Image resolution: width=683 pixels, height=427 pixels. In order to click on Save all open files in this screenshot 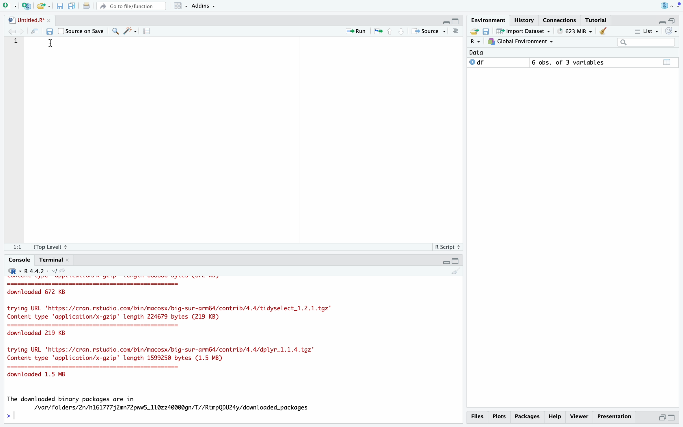, I will do `click(72, 6)`.